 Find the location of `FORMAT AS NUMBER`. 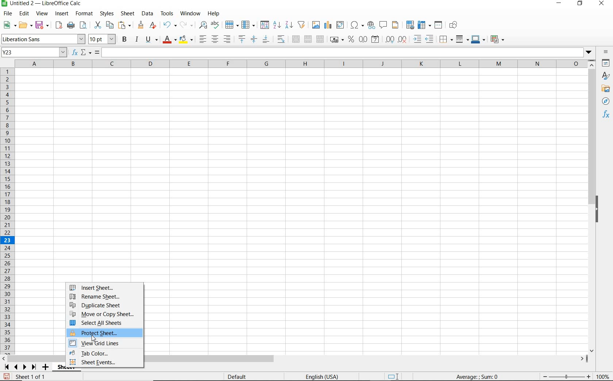

FORMAT AS NUMBER is located at coordinates (363, 39).